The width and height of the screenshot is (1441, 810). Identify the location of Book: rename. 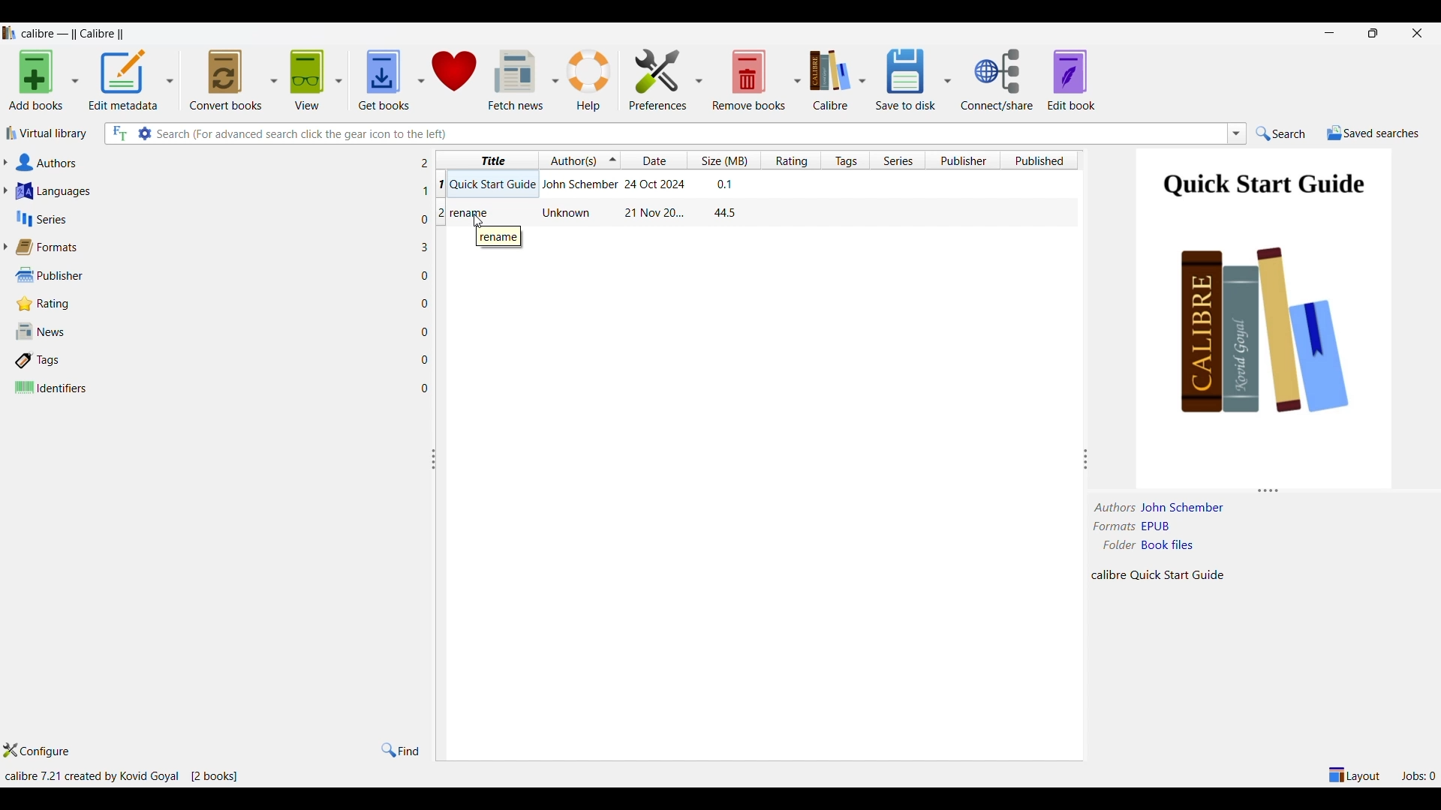
(591, 214).